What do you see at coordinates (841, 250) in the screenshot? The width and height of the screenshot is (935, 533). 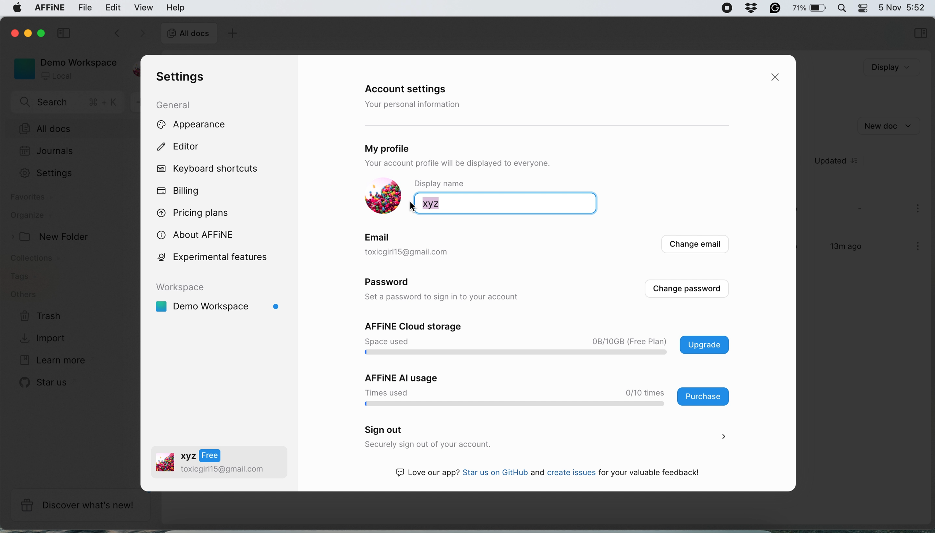 I see `13m ago` at bounding box center [841, 250].